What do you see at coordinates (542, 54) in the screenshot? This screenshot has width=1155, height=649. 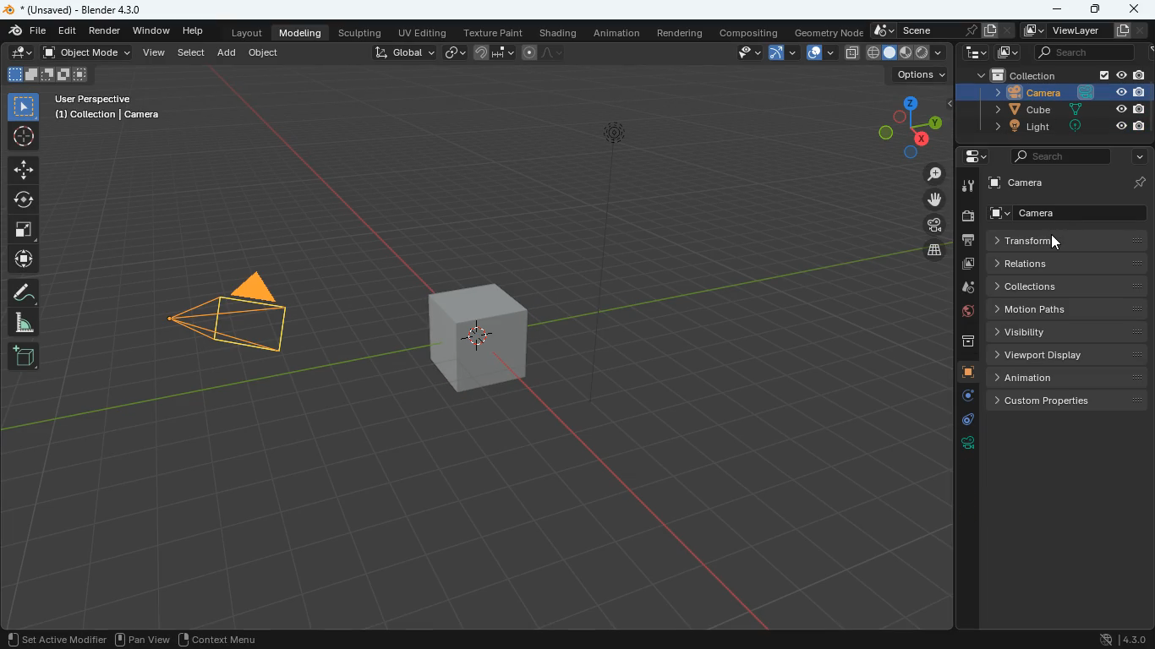 I see `draw` at bounding box center [542, 54].